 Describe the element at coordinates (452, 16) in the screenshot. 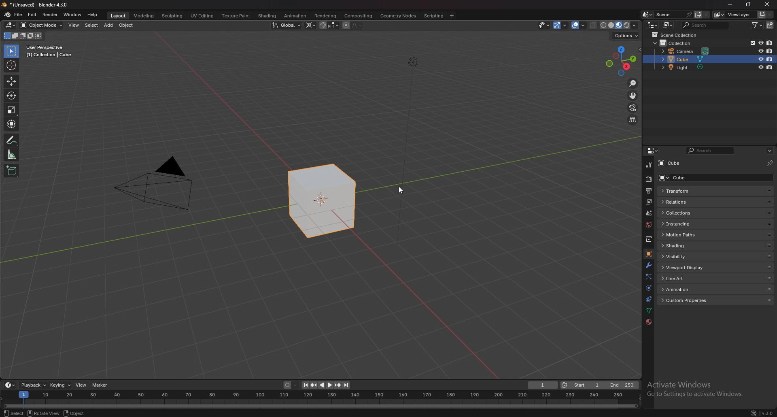

I see `add workspace` at that location.